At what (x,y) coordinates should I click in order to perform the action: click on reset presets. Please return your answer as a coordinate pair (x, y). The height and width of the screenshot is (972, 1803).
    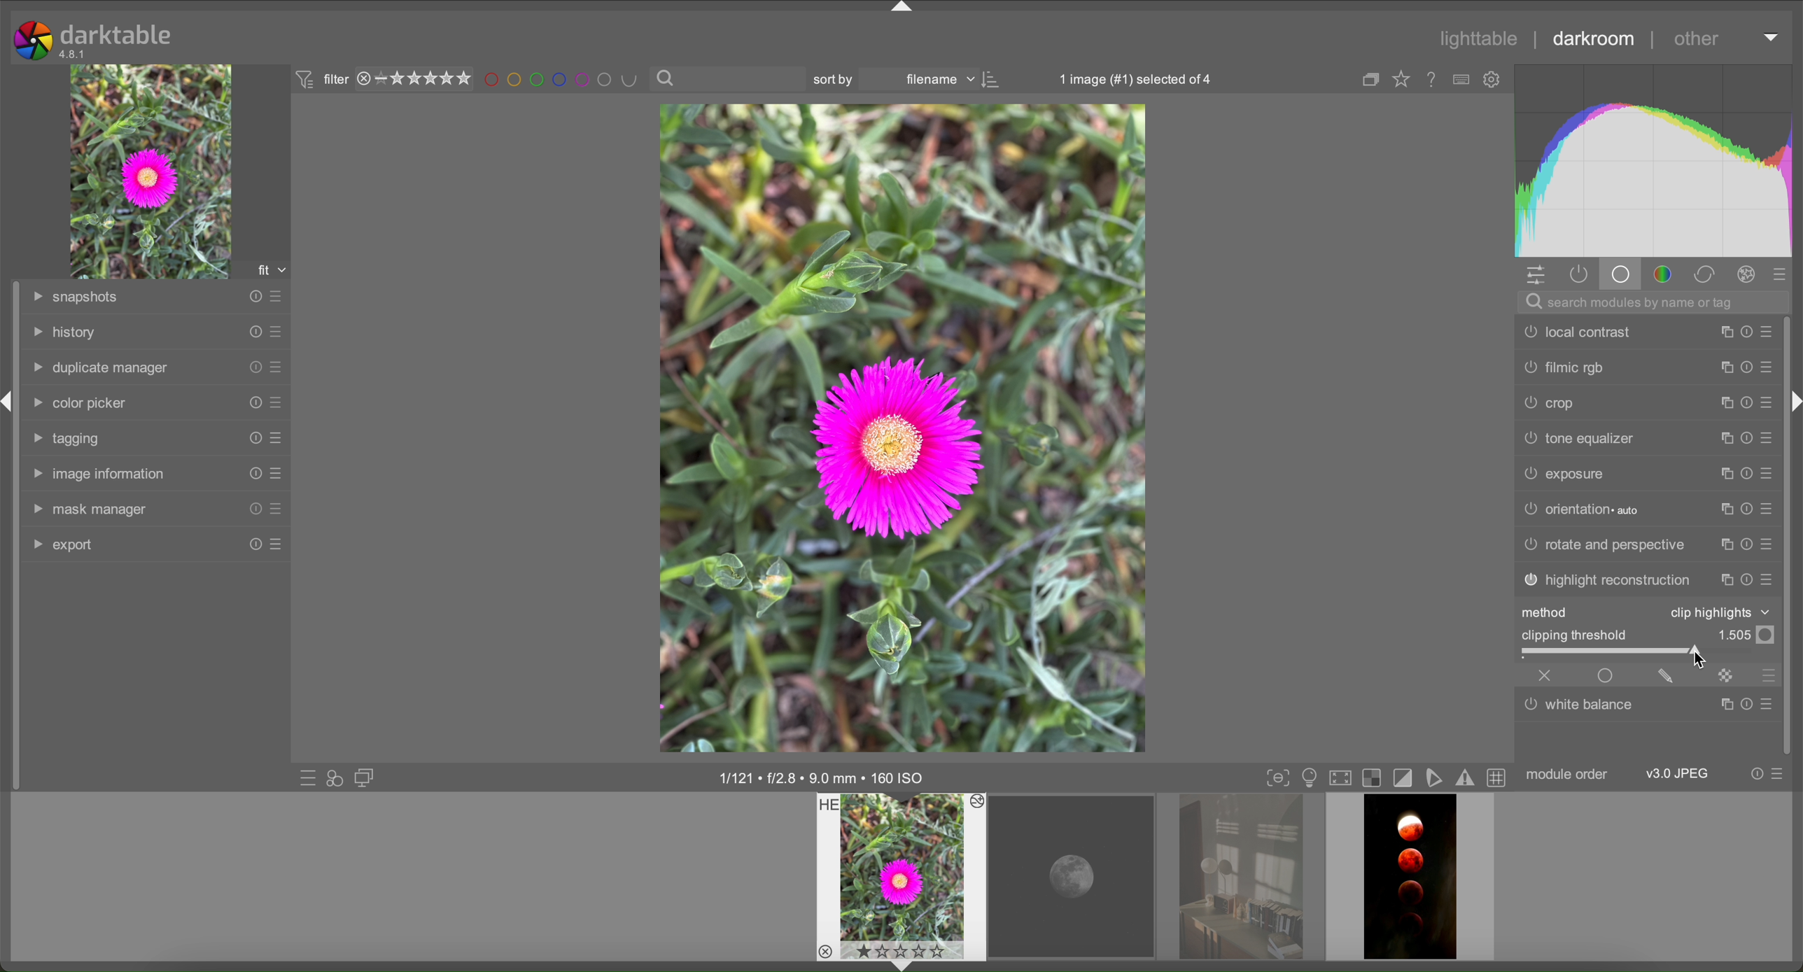
    Looking at the image, I should click on (252, 297).